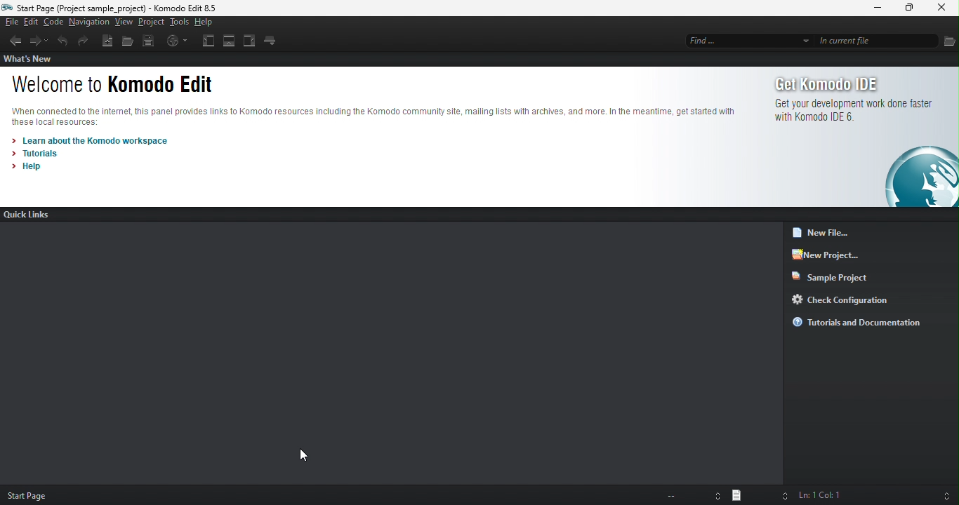 The width and height of the screenshot is (959, 505). Describe the element at coordinates (63, 40) in the screenshot. I see `undo` at that location.